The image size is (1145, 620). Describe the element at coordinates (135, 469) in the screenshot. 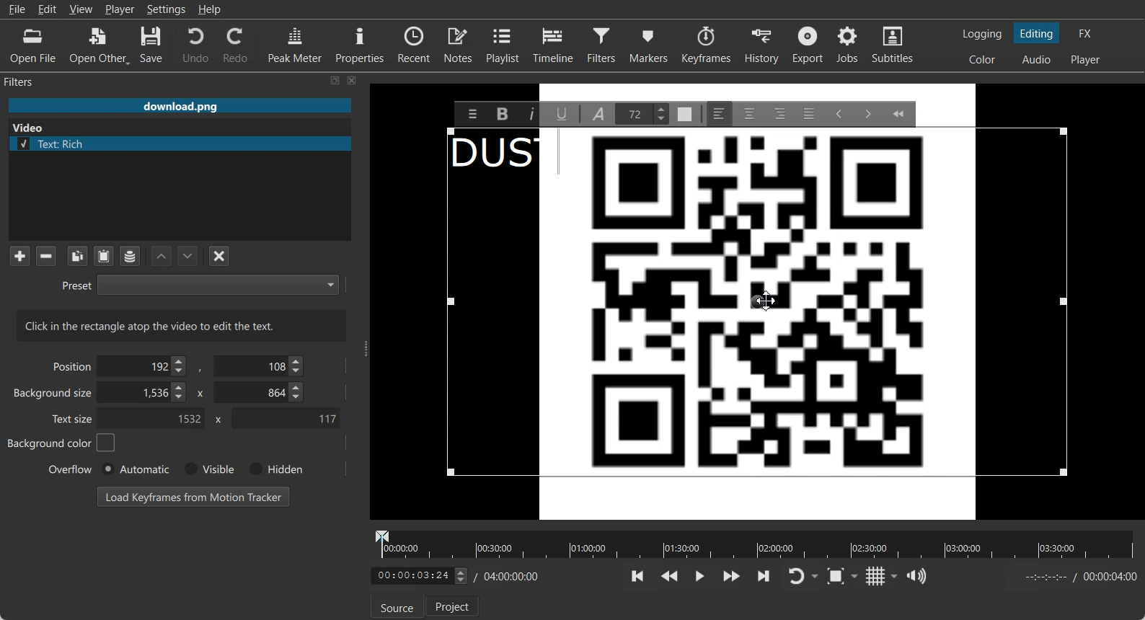

I see `Automatic` at that location.